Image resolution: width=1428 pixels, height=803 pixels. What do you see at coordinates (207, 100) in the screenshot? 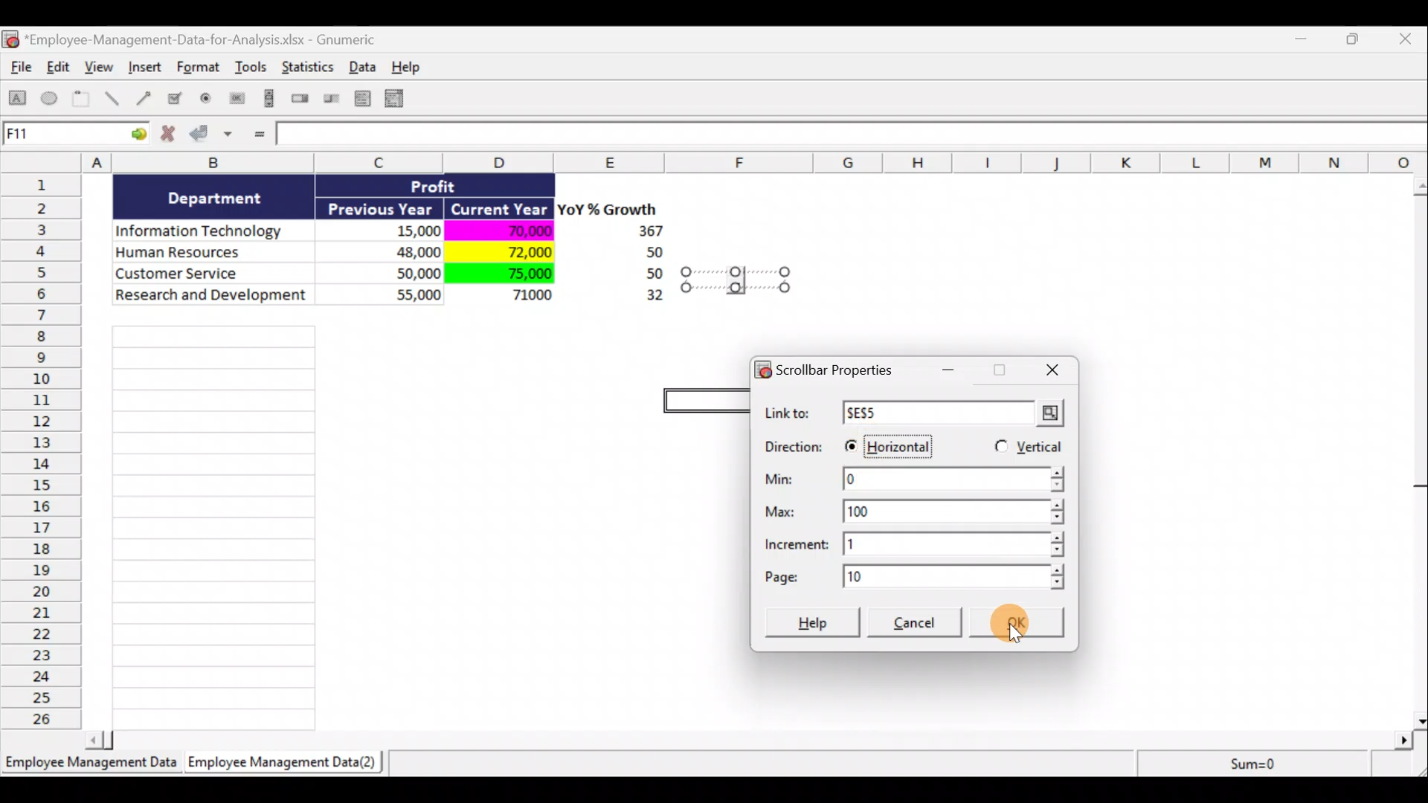
I see `Create a radio button` at bounding box center [207, 100].